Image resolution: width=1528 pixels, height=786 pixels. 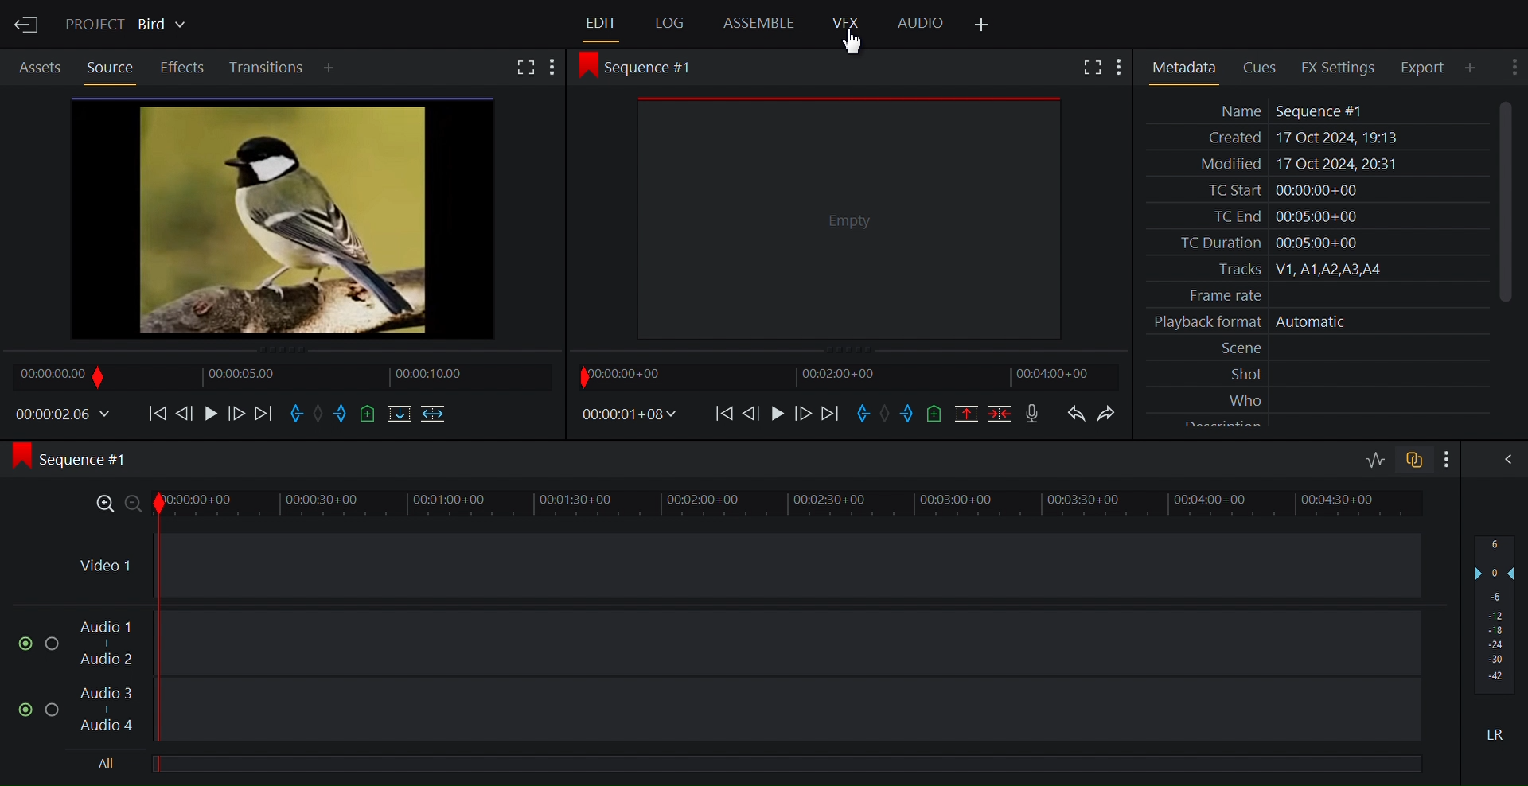 I want to click on Assemble, so click(x=758, y=23).